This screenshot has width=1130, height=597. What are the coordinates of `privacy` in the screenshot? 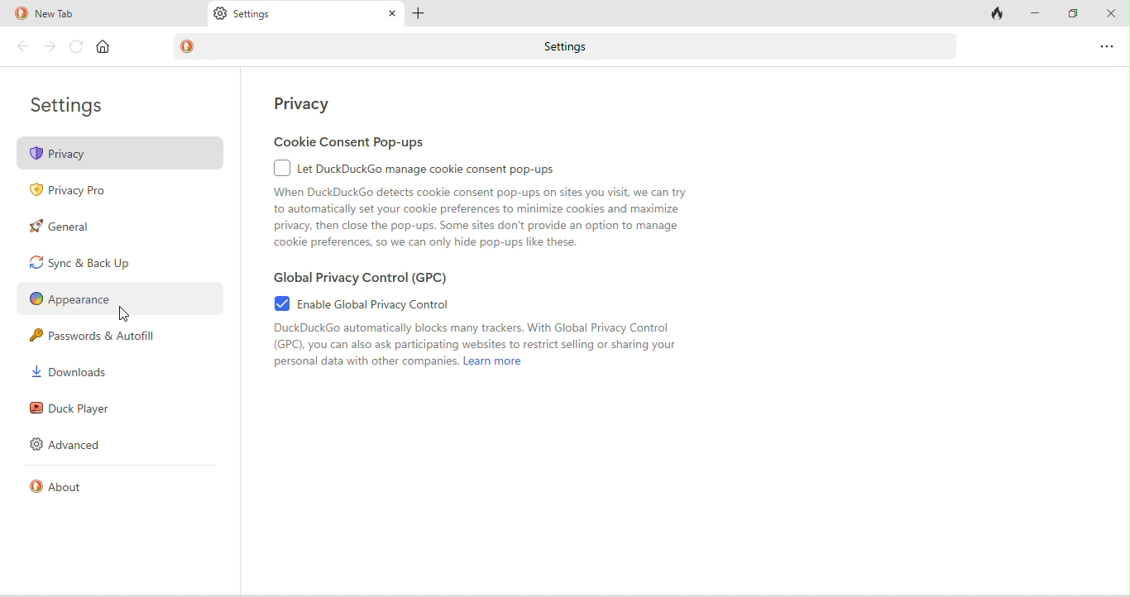 It's located at (122, 154).